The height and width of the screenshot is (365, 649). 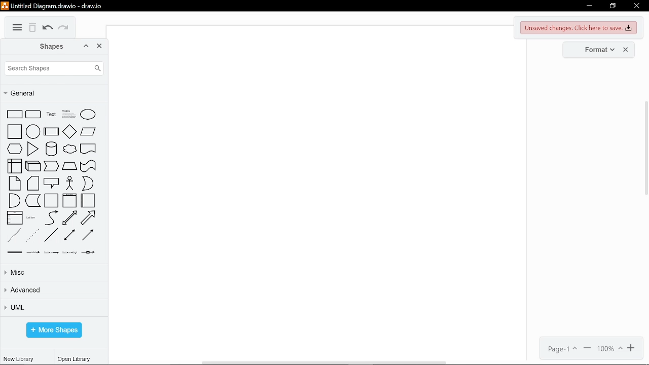 What do you see at coordinates (14, 115) in the screenshot?
I see `rectangle` at bounding box center [14, 115].